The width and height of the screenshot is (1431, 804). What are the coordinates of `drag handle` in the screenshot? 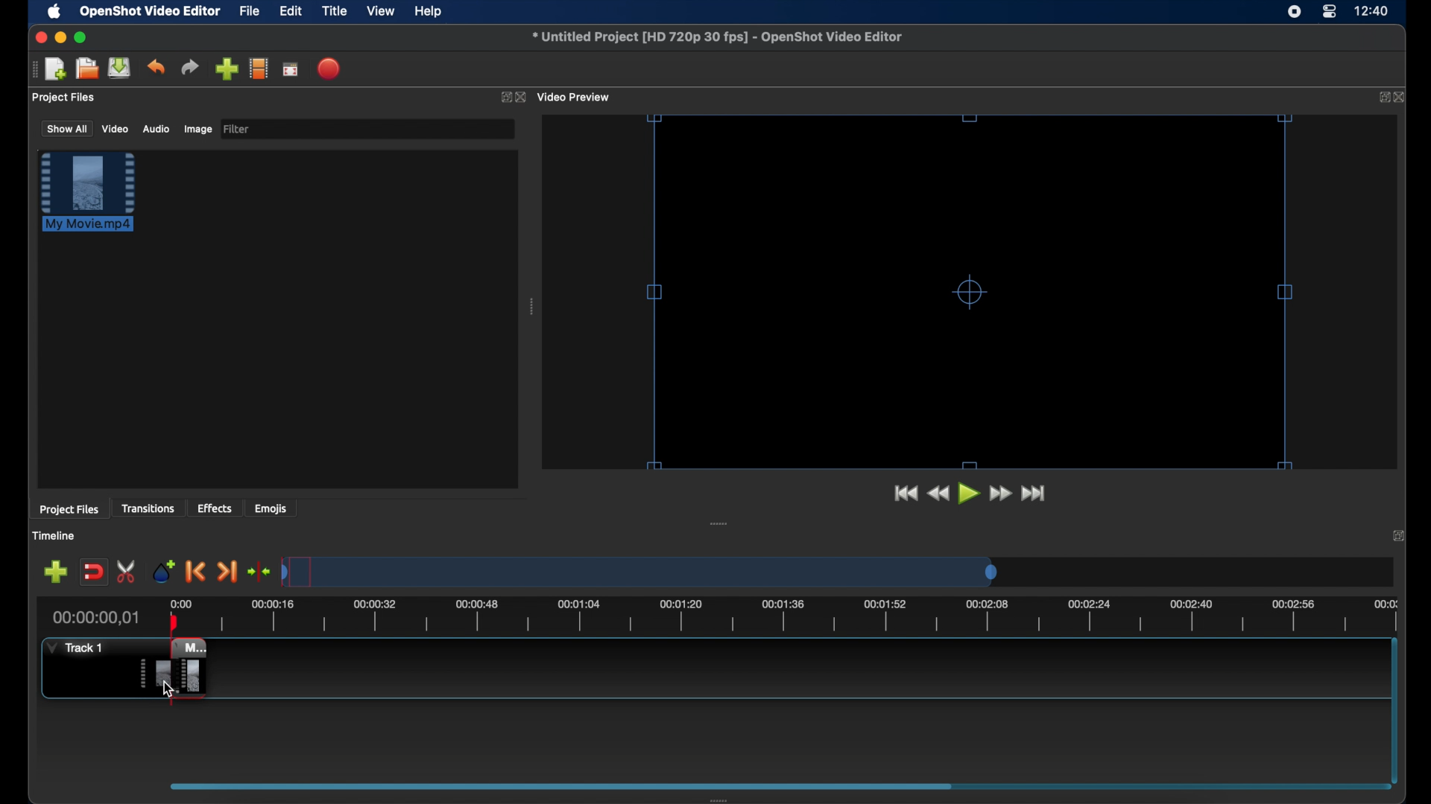 It's located at (719, 525).